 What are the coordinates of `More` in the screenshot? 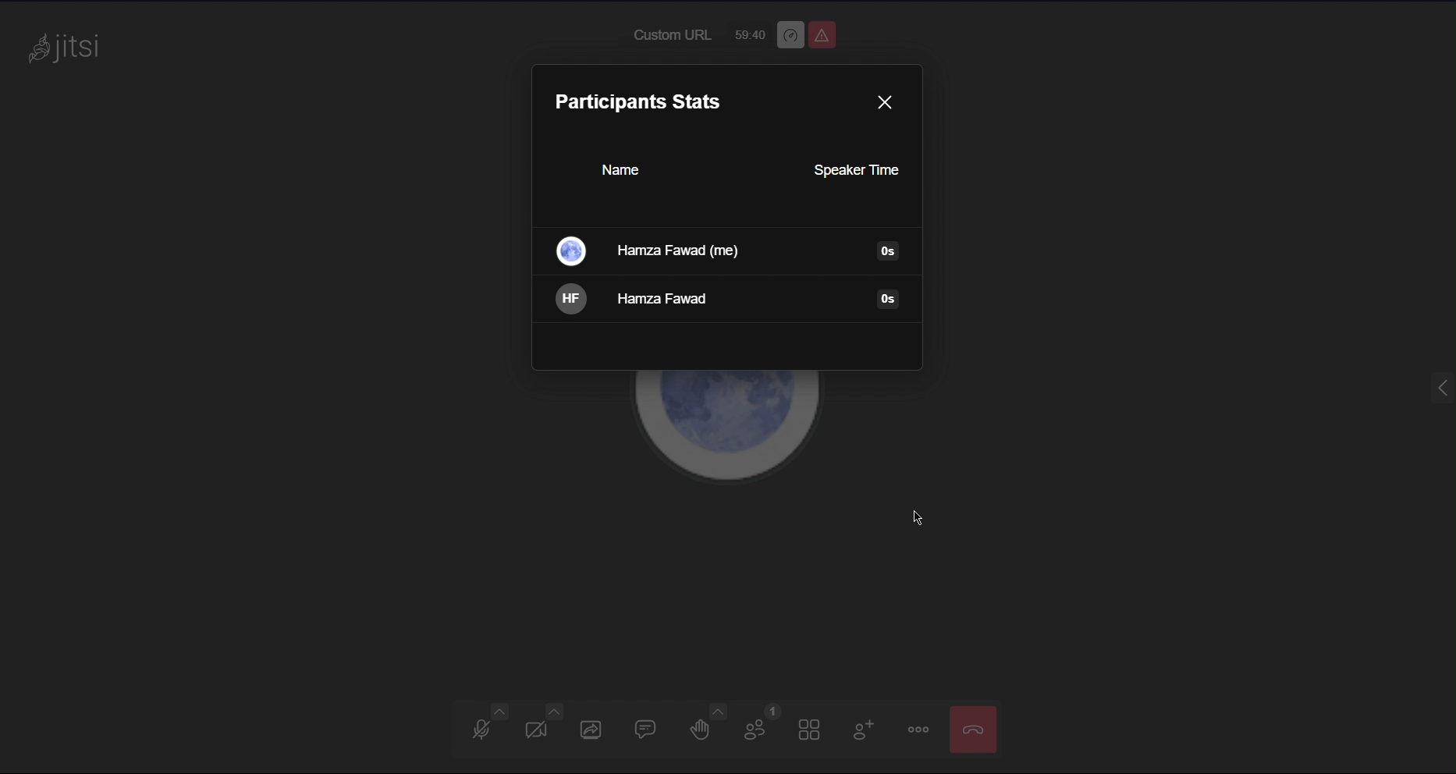 It's located at (915, 727).